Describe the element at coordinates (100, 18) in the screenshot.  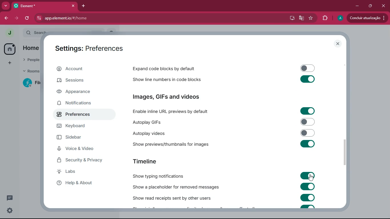
I see `app.element.io/#/home` at that location.